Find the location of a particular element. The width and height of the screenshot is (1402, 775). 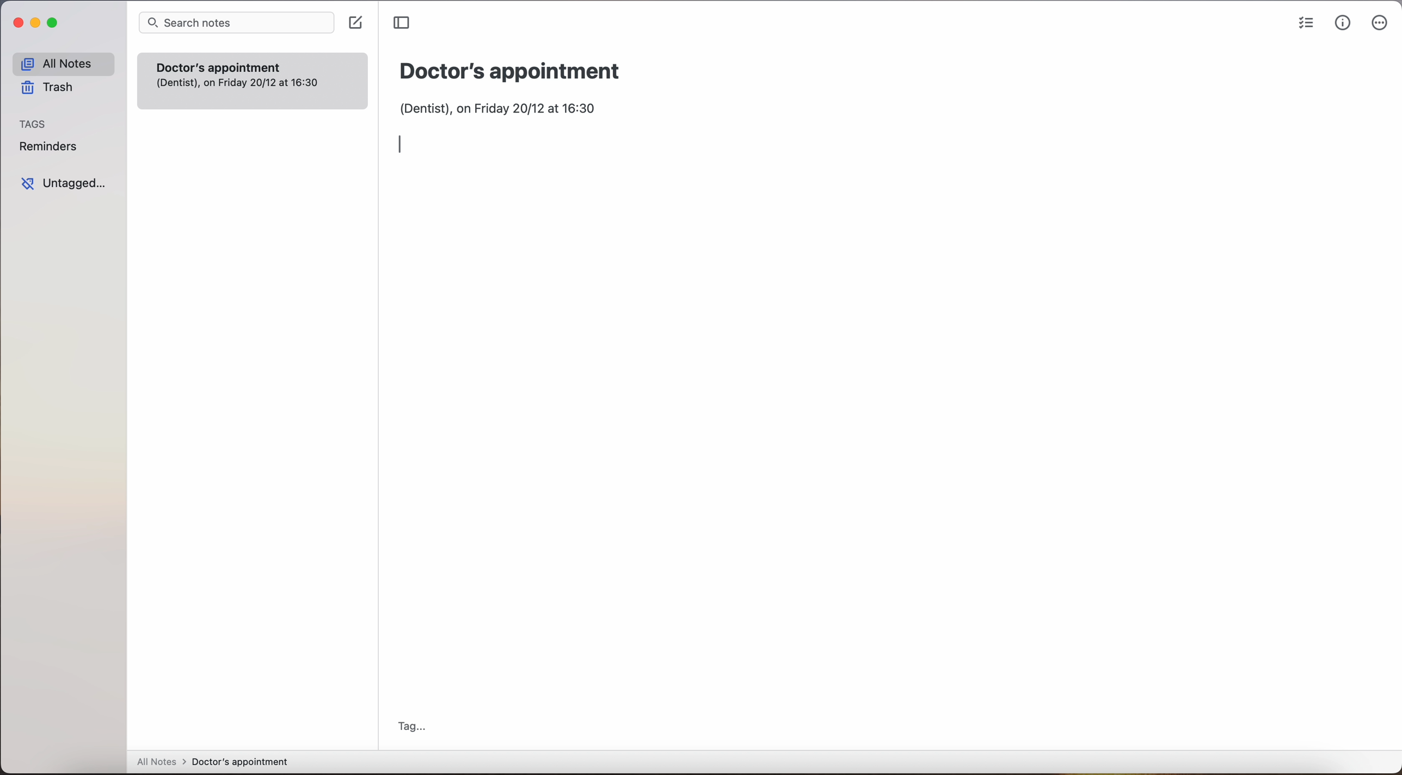

tag is located at coordinates (411, 727).